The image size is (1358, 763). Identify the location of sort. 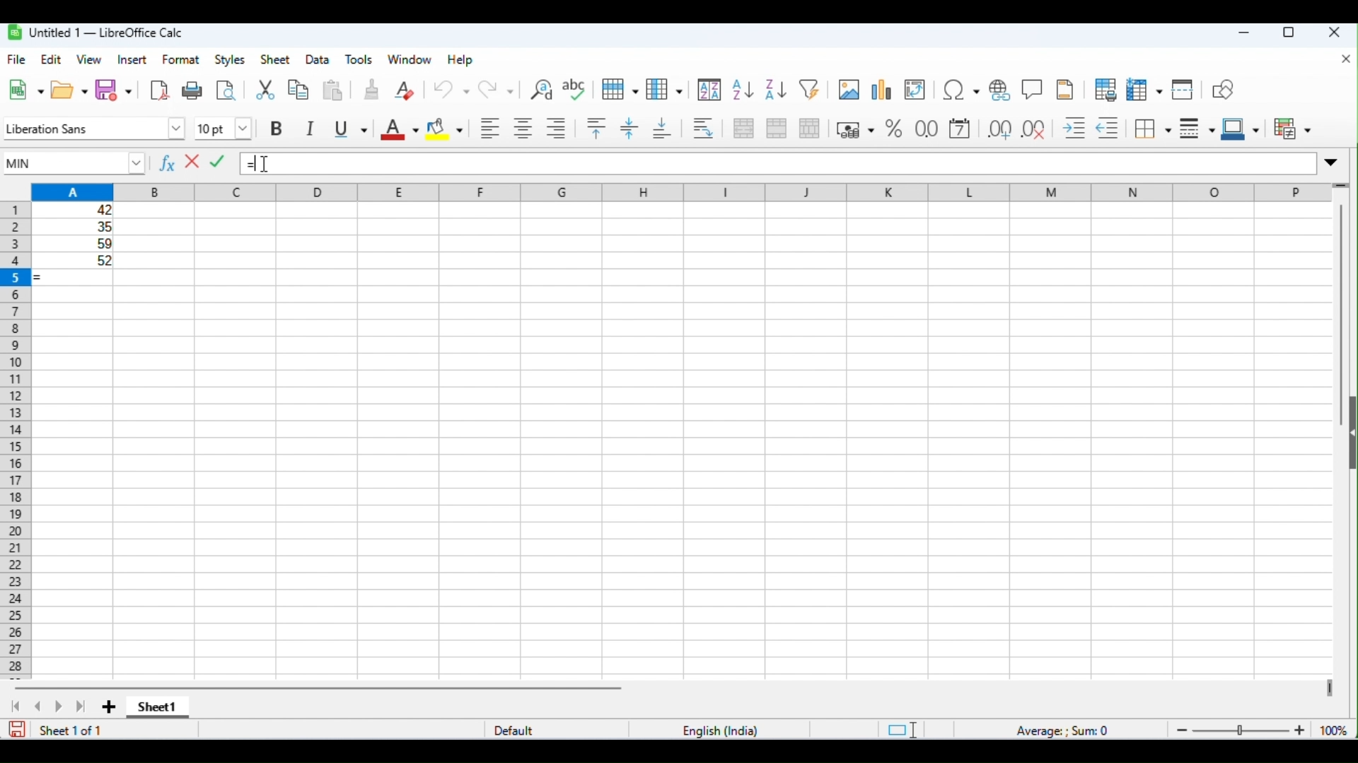
(709, 90).